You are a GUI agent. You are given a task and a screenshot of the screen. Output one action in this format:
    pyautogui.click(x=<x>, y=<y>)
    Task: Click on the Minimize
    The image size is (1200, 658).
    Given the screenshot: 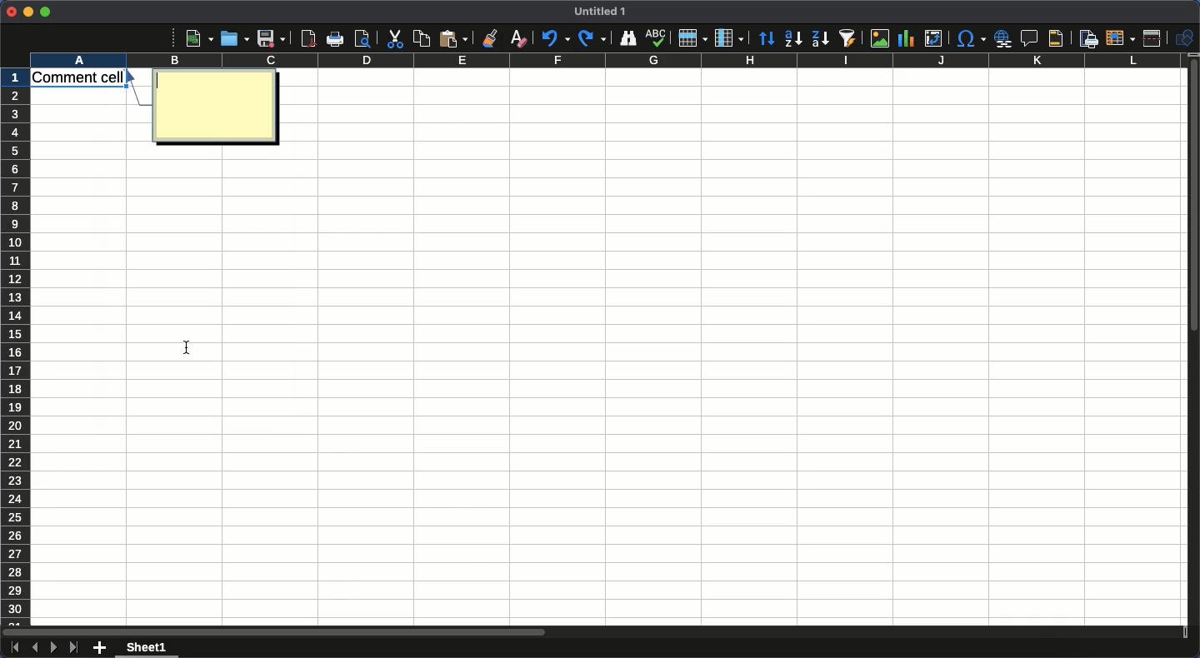 What is the action you would take?
    pyautogui.click(x=30, y=12)
    